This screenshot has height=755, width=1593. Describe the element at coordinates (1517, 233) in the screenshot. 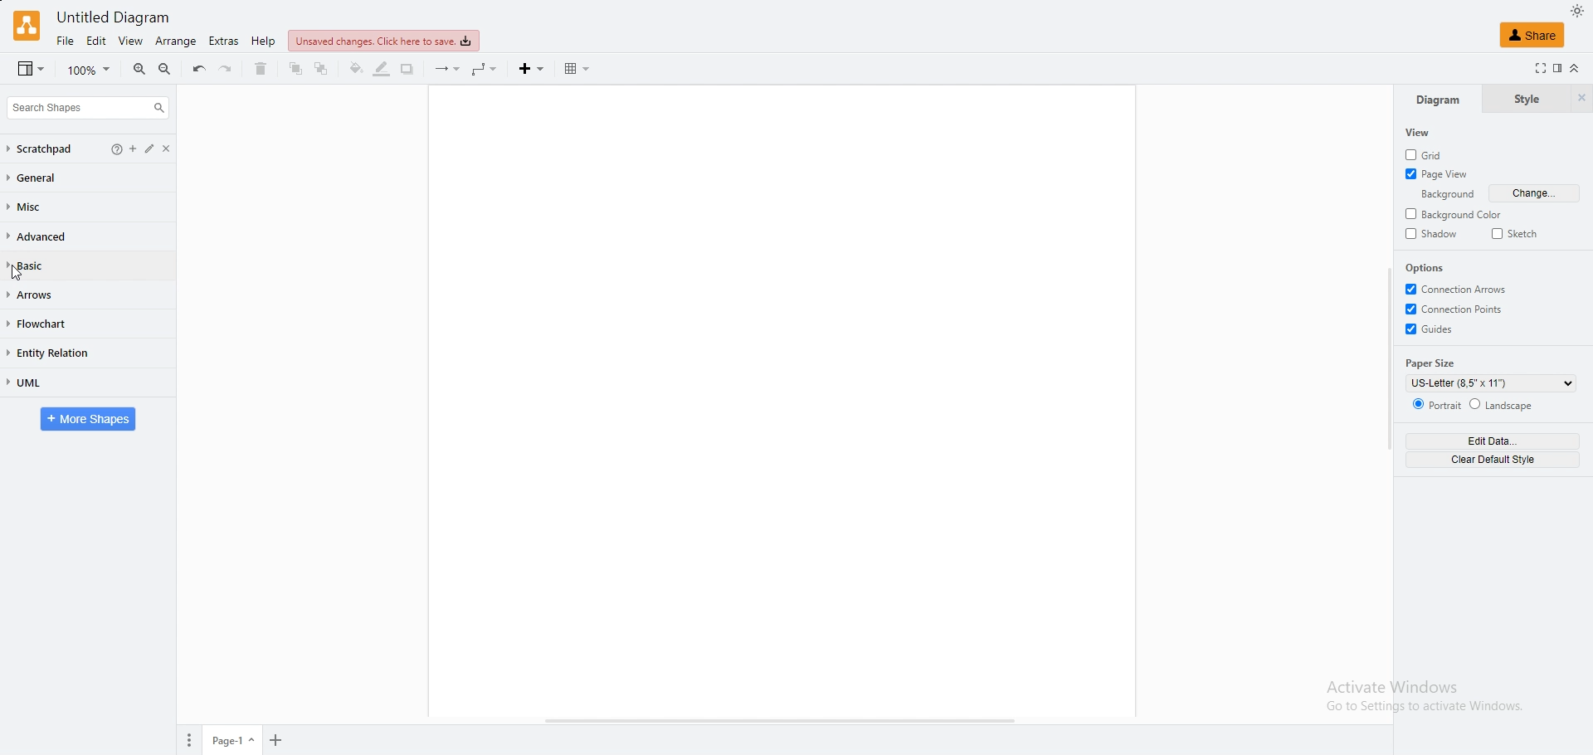

I see `sketch` at that location.